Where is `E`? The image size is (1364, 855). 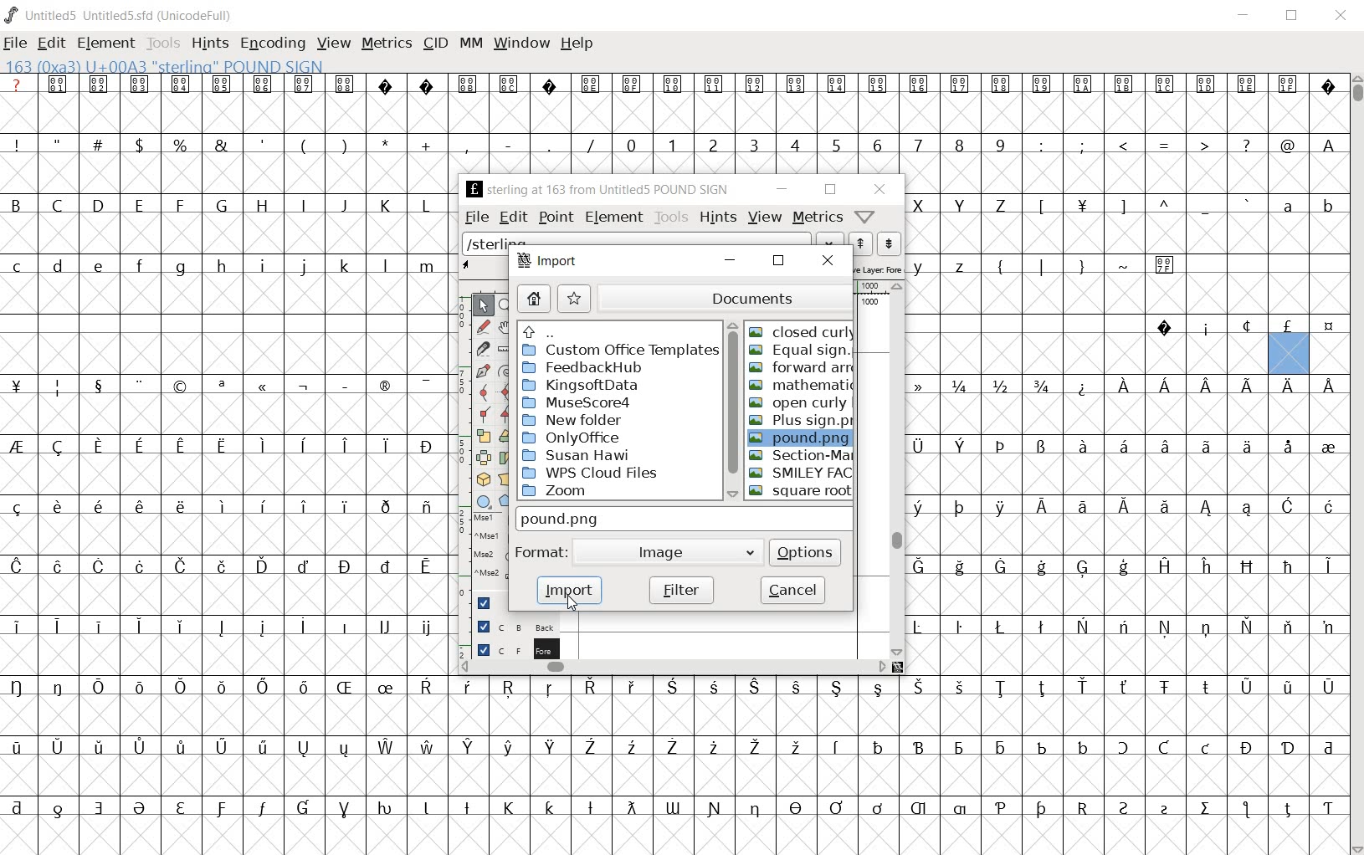
E is located at coordinates (138, 205).